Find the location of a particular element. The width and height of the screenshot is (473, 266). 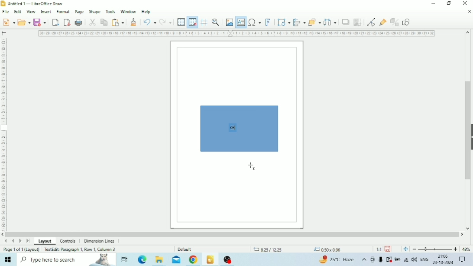

Helplines while moving is located at coordinates (204, 22).